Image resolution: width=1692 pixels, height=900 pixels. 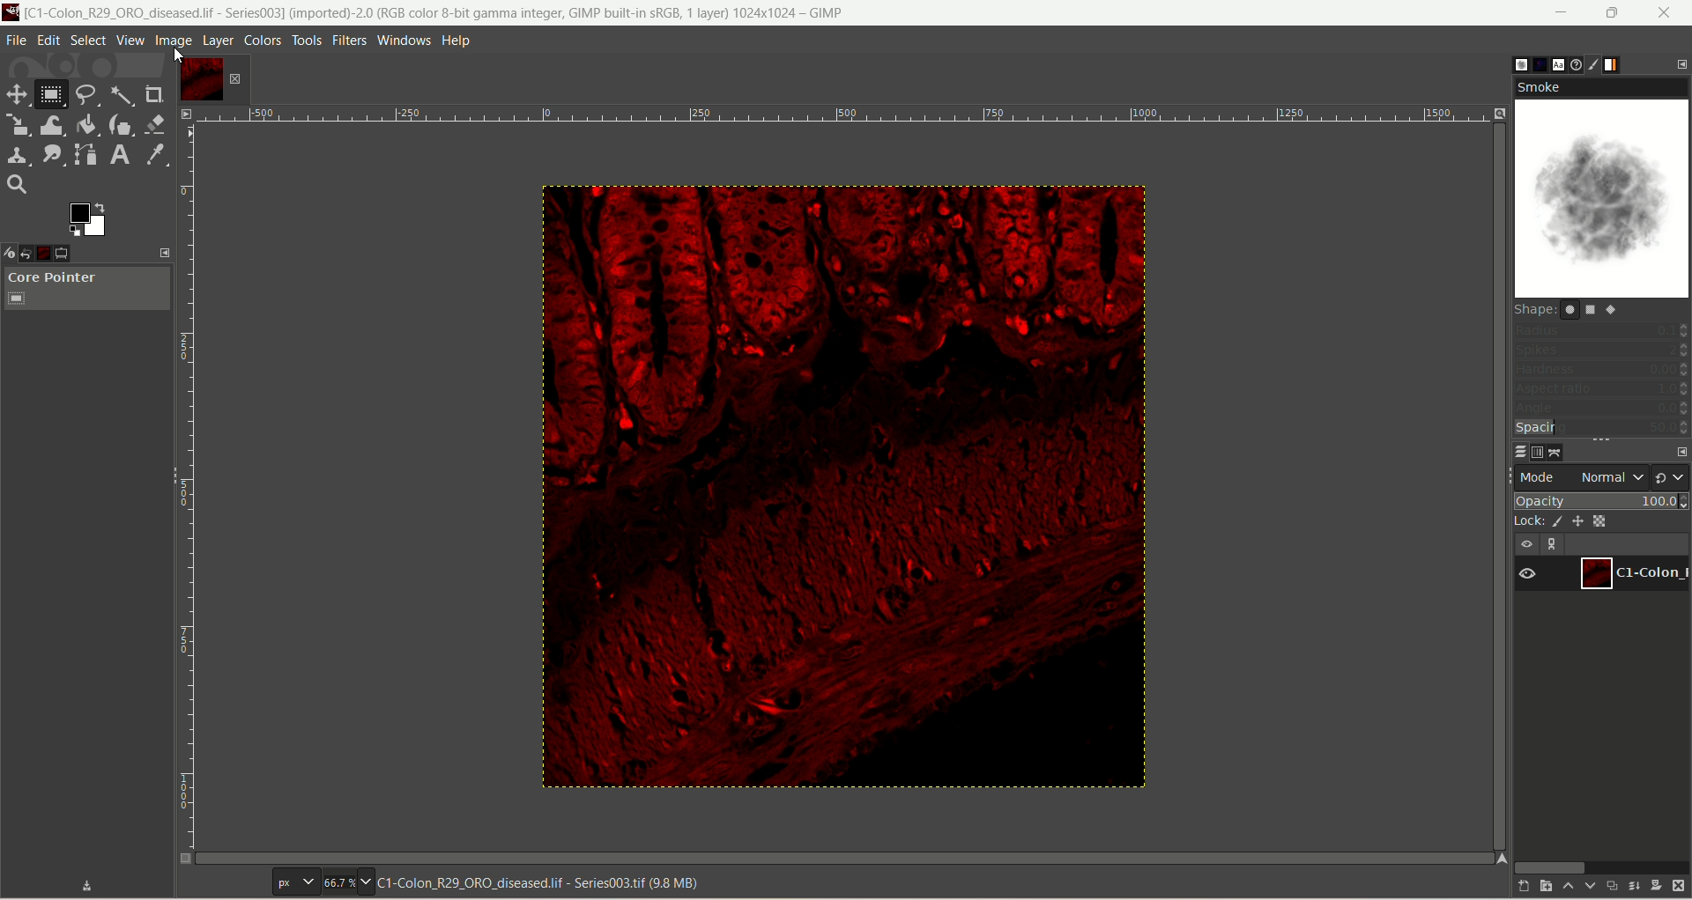 What do you see at coordinates (1541, 65) in the screenshot?
I see `pattern` at bounding box center [1541, 65].